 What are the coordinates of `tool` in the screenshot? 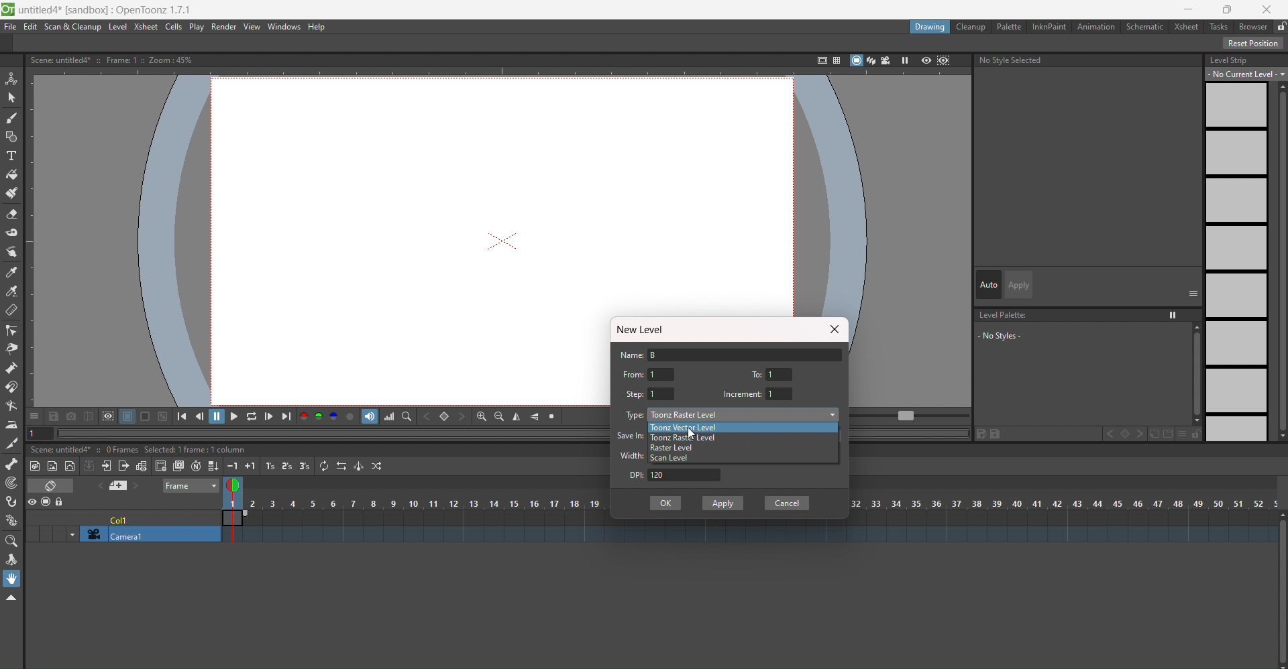 It's located at (88, 415).